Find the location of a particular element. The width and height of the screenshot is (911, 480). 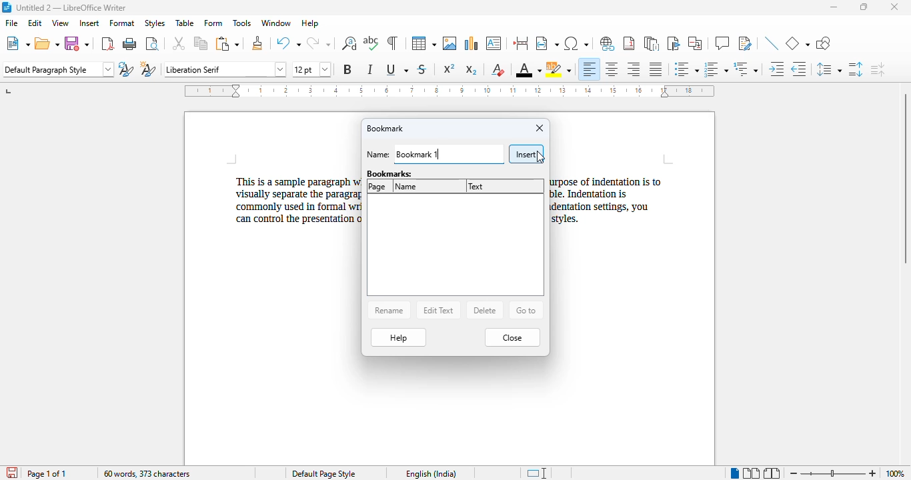

align center is located at coordinates (612, 69).